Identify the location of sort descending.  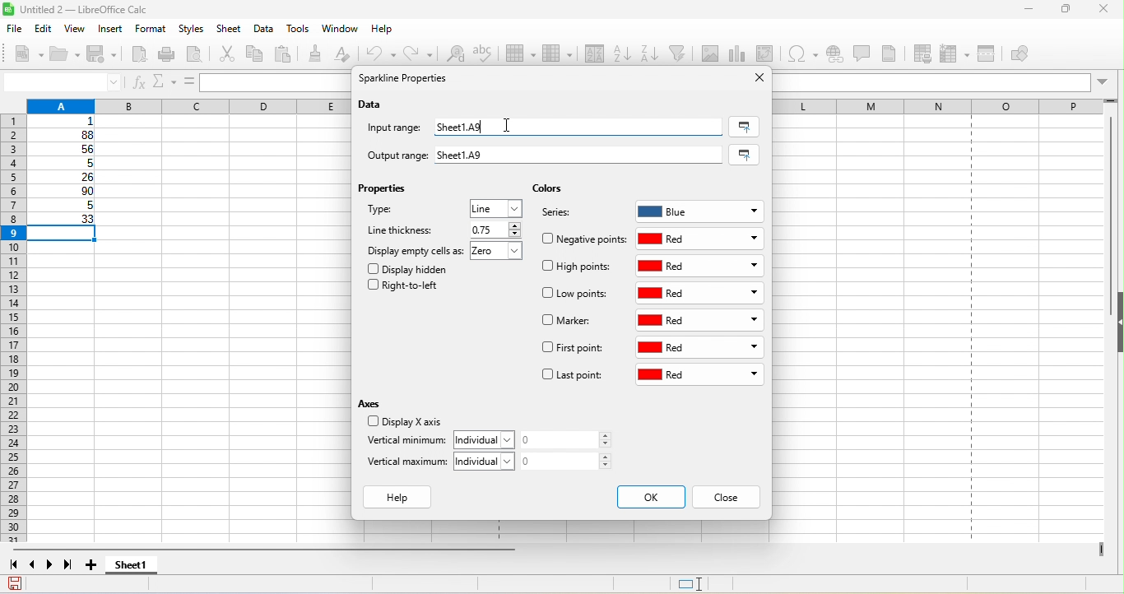
(653, 51).